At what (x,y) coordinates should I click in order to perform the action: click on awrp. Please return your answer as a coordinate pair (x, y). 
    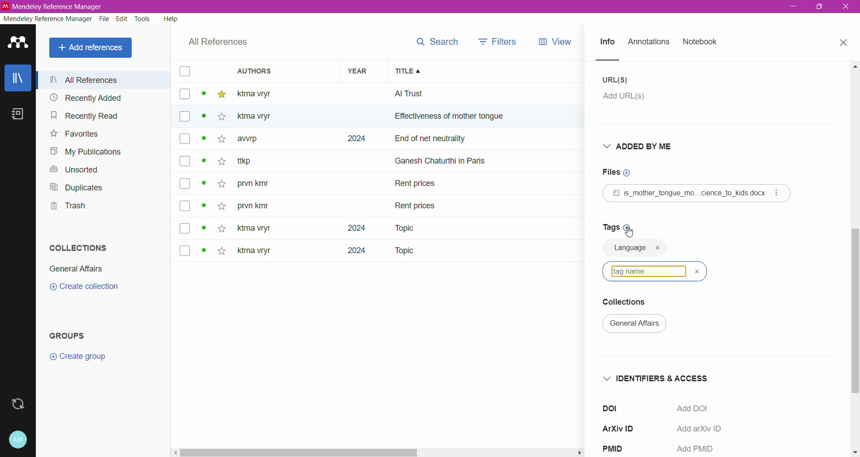
    Looking at the image, I should click on (254, 142).